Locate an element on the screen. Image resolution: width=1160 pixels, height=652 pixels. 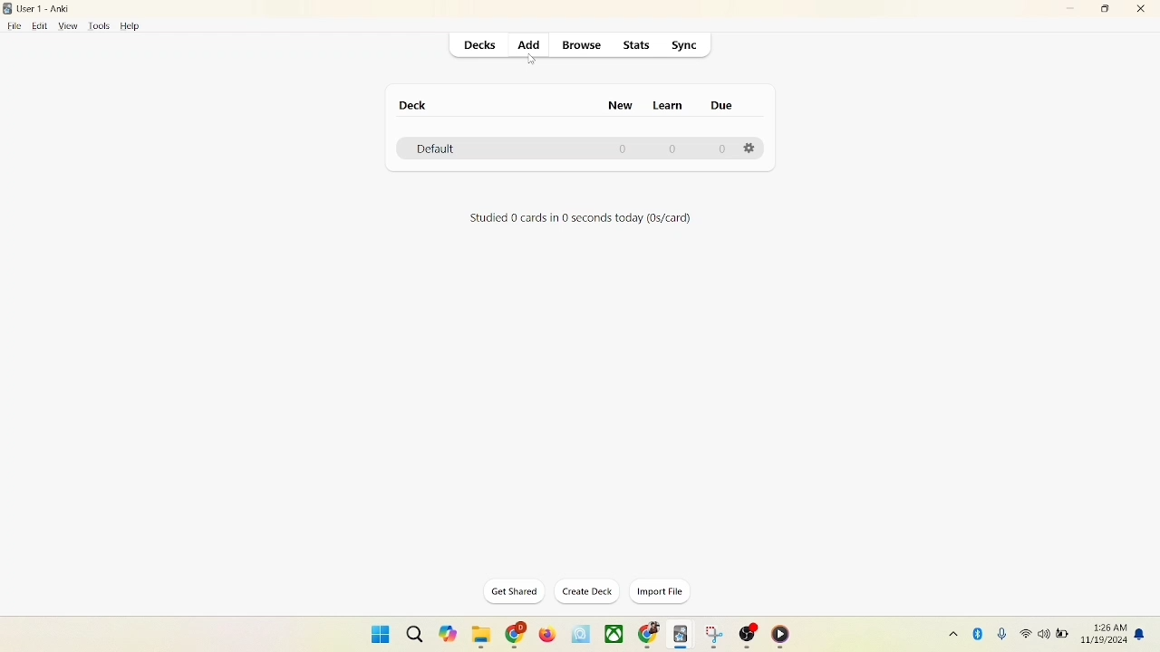
Options is located at coordinates (751, 149).